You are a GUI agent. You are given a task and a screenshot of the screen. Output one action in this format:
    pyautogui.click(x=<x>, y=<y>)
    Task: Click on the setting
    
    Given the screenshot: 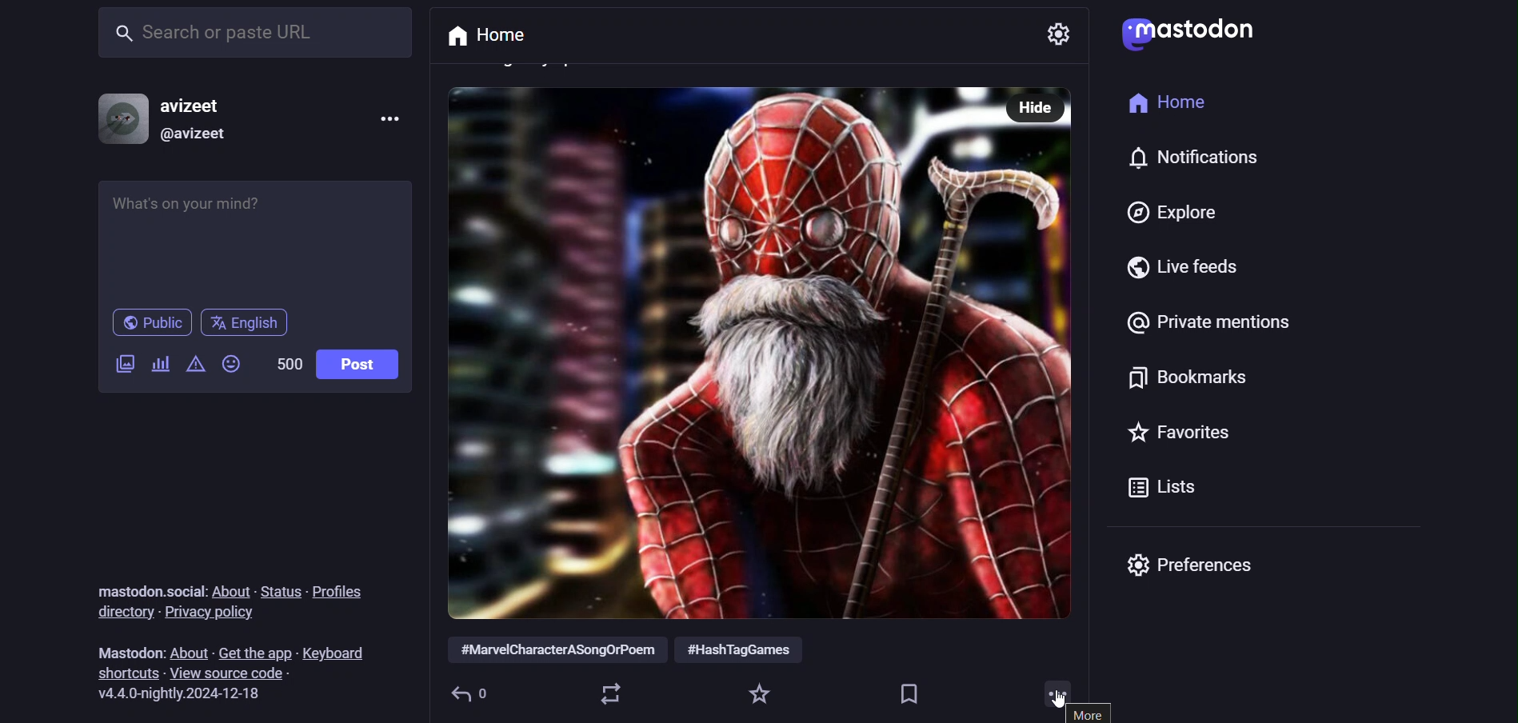 What is the action you would take?
    pyautogui.click(x=1061, y=34)
    